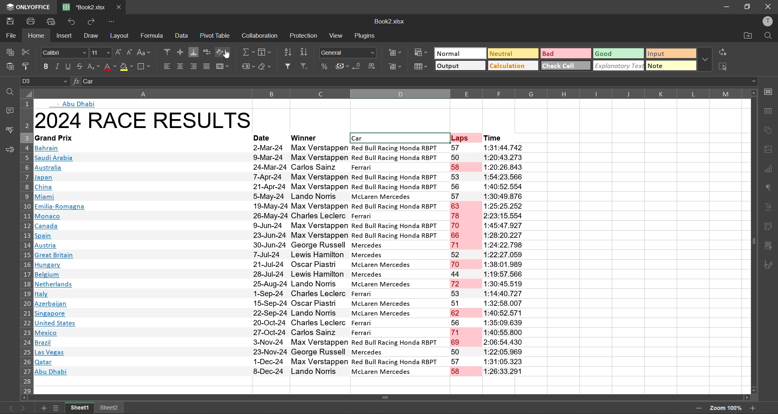  I want to click on good, so click(620, 53).